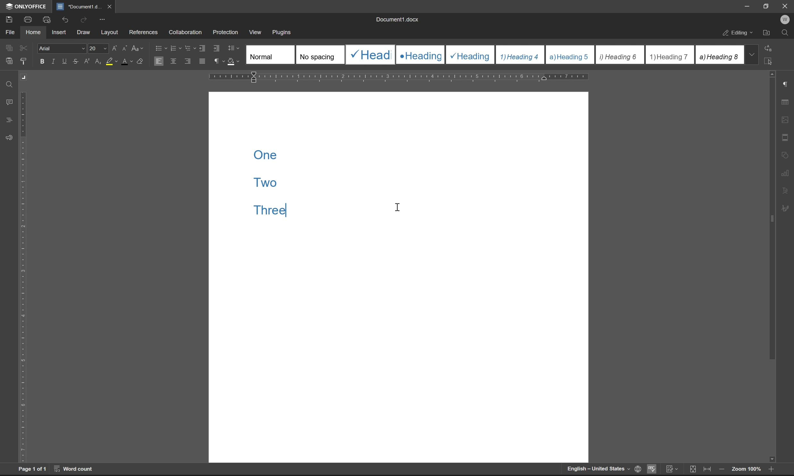 The width and height of the screenshot is (794, 476). Describe the element at coordinates (226, 32) in the screenshot. I see `protection` at that location.